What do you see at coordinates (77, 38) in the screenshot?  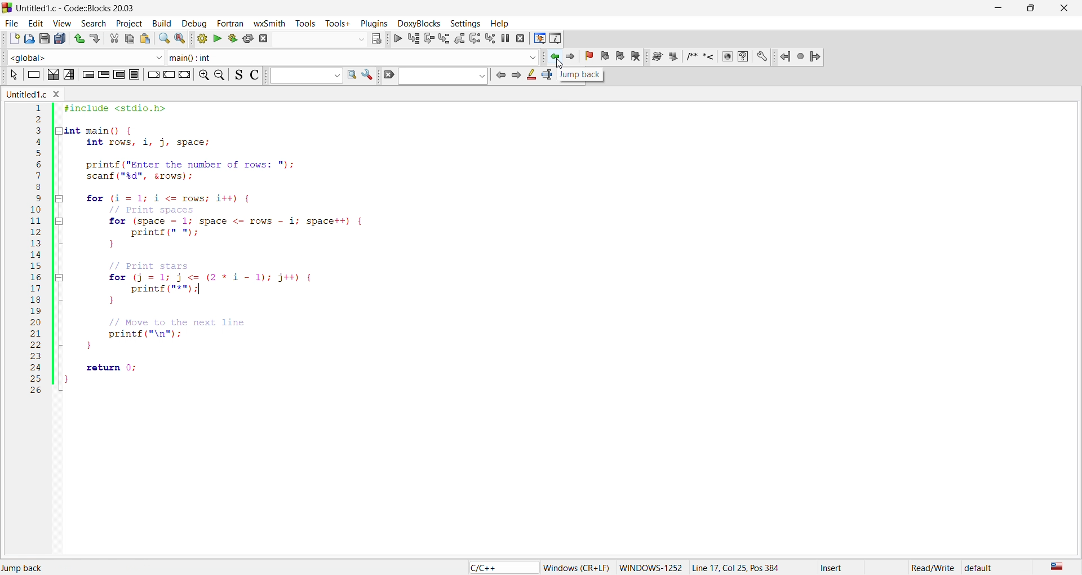 I see `undo` at bounding box center [77, 38].